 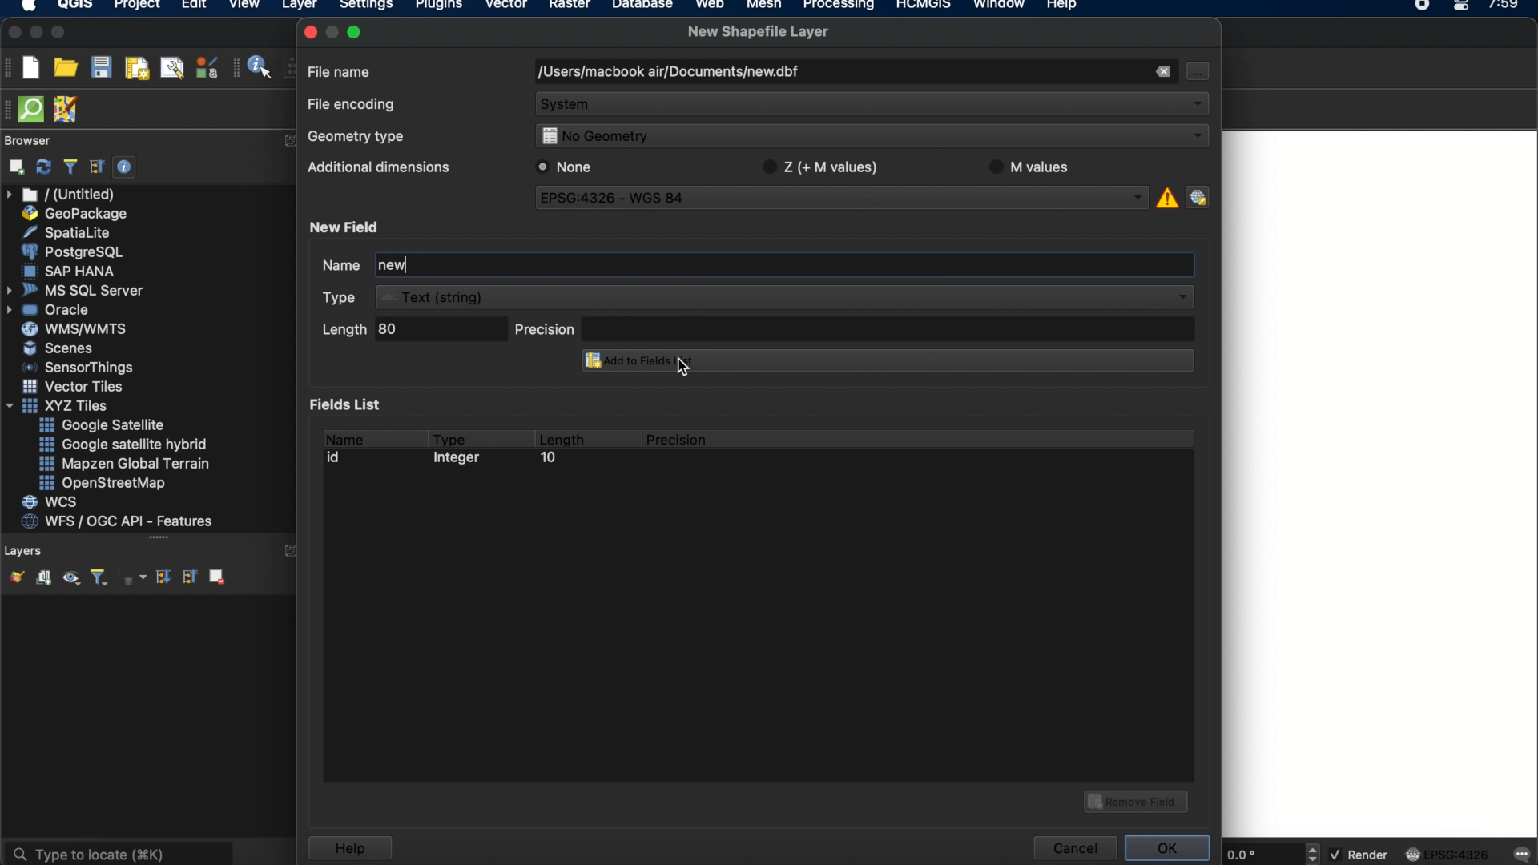 I want to click on workspace, so click(x=1381, y=483).